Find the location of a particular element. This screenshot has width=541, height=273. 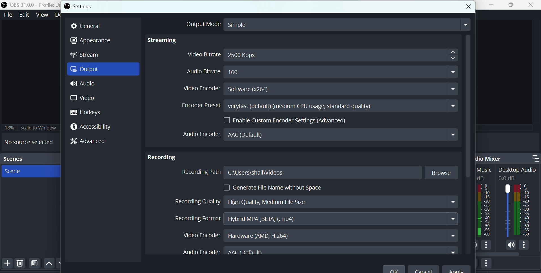

Video is located at coordinates (84, 99).